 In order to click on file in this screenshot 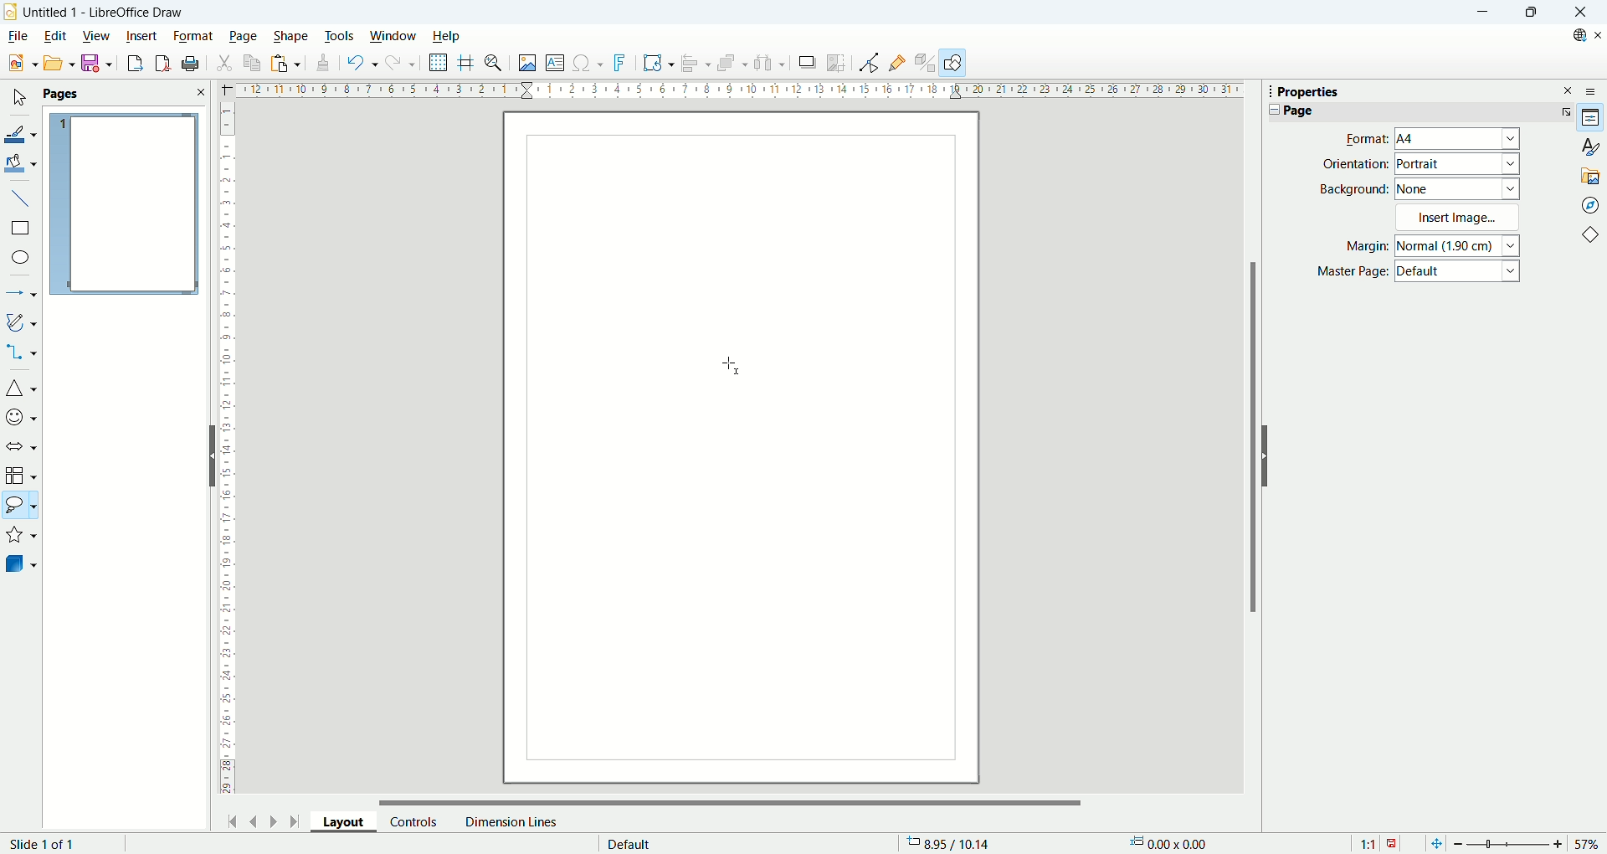, I will do `click(17, 36)`.